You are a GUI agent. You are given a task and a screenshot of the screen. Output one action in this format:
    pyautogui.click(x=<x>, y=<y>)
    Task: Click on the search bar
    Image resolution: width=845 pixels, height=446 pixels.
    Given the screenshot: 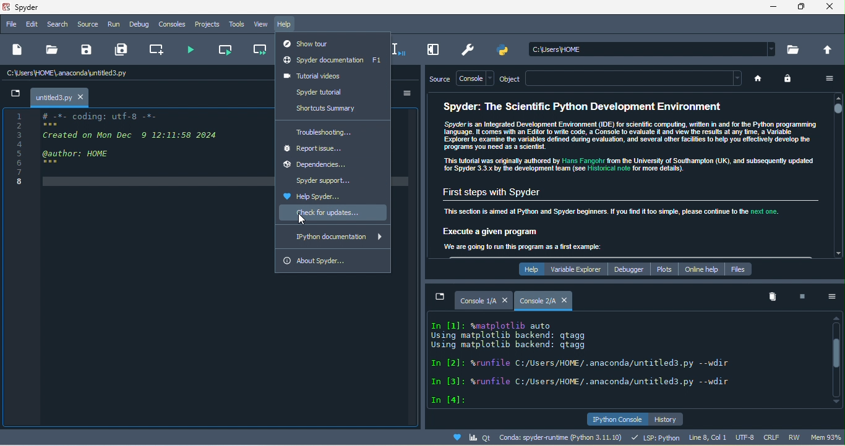 What is the action you would take?
    pyautogui.click(x=654, y=48)
    